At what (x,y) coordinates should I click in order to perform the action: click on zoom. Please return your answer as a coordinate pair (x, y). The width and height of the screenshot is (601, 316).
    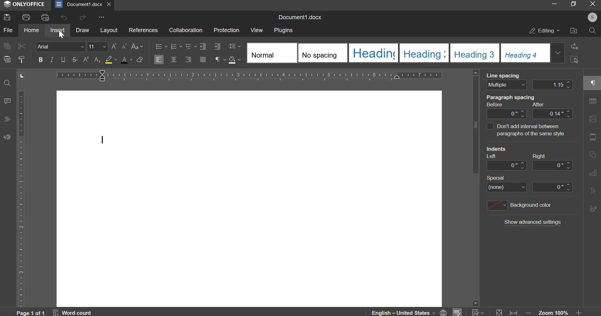
    Looking at the image, I should click on (554, 313).